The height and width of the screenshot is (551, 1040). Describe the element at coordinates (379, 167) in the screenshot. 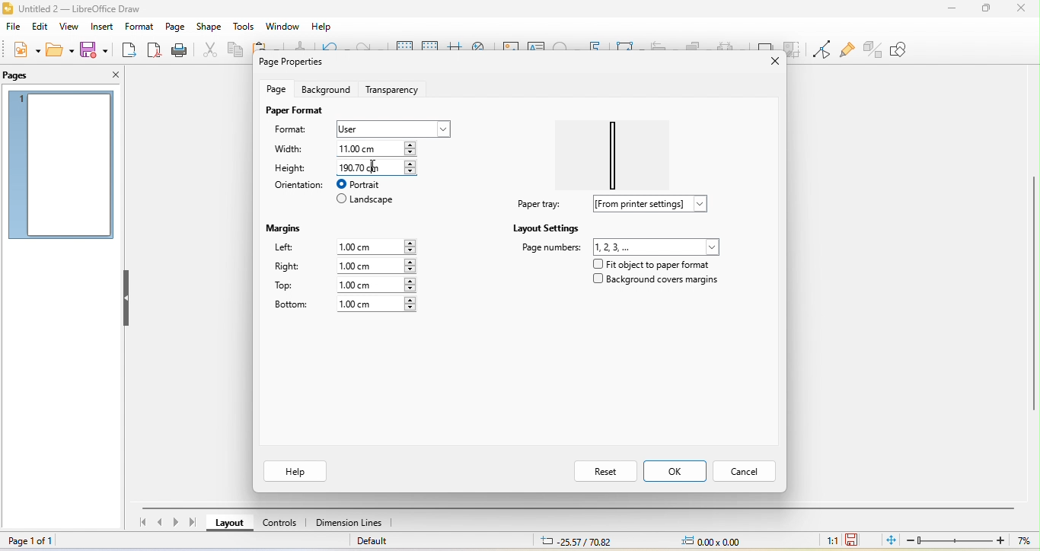

I see `cursor movement` at that location.